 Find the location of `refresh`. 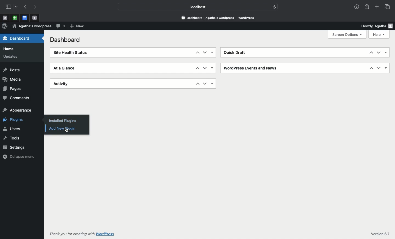

refresh is located at coordinates (276, 7).